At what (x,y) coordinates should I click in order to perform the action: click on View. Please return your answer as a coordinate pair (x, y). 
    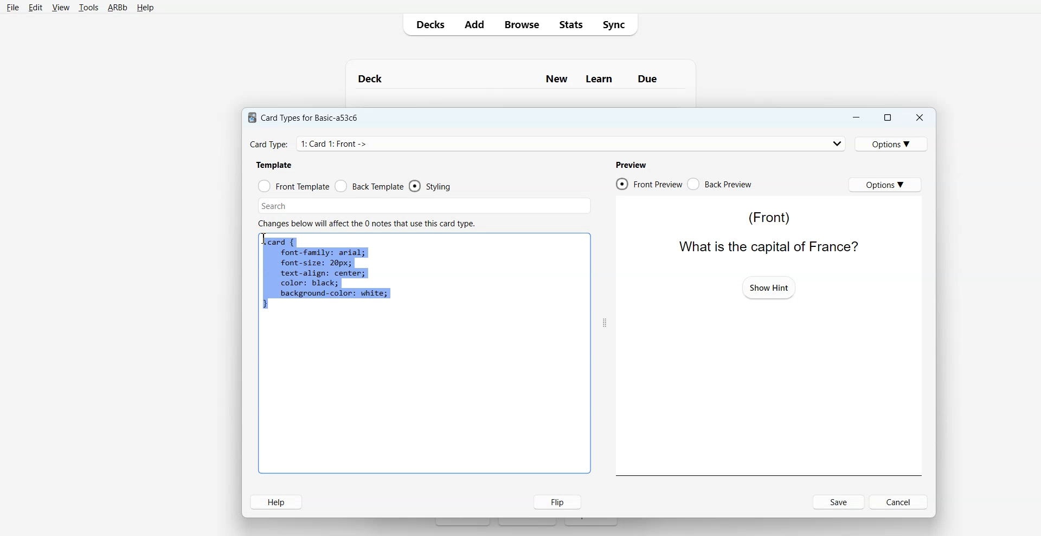
    Looking at the image, I should click on (61, 8).